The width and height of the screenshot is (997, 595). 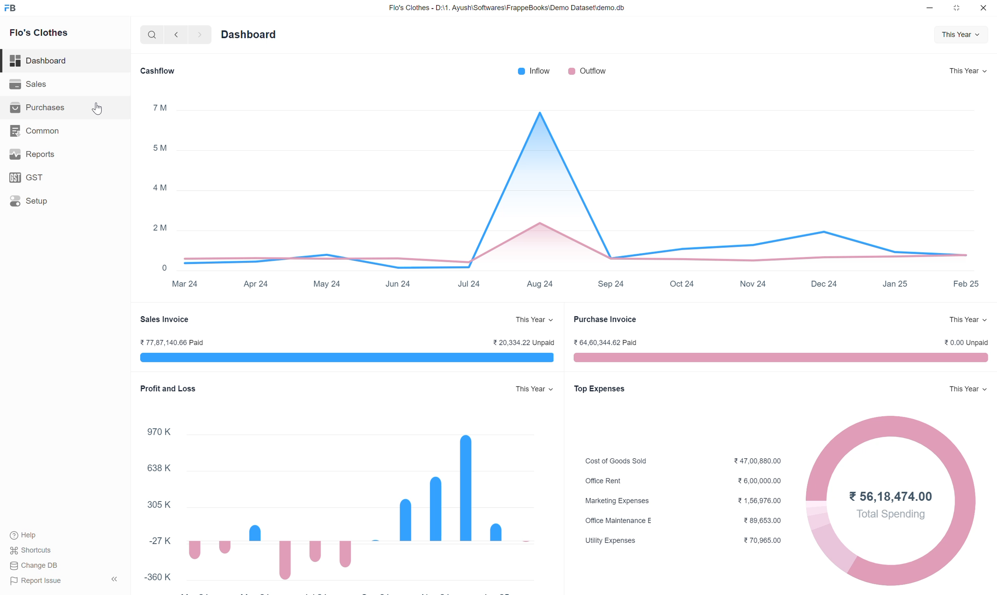 I want to click on 638 K, so click(x=158, y=467).